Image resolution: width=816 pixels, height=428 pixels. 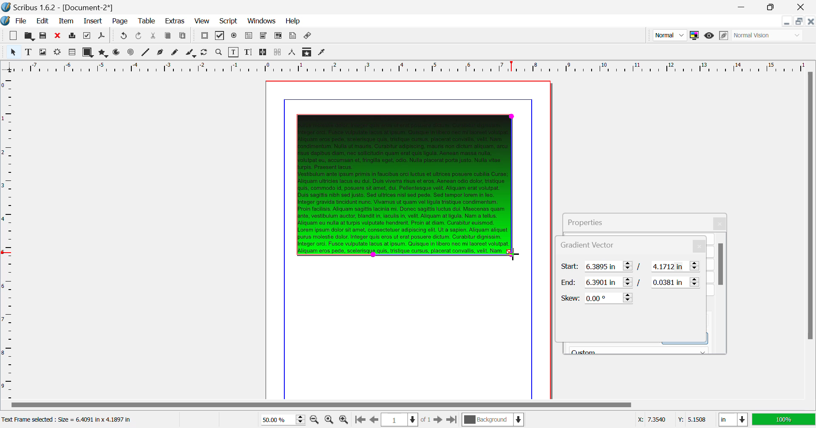 I want to click on Copy Item Properties, so click(x=308, y=52).